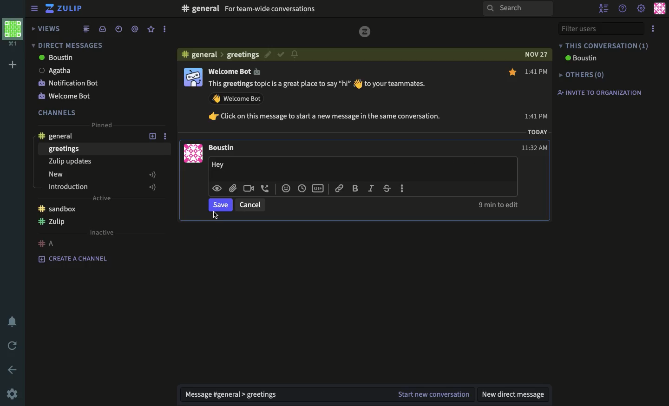  Describe the element at coordinates (603, 8) in the screenshot. I see `hide user list` at that location.